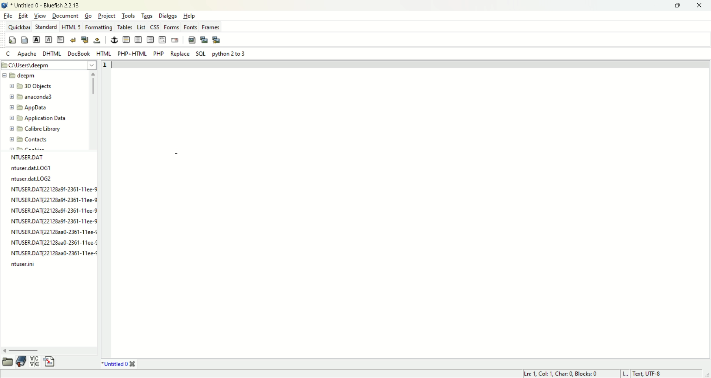  Describe the element at coordinates (655, 6) in the screenshot. I see `minimize` at that location.